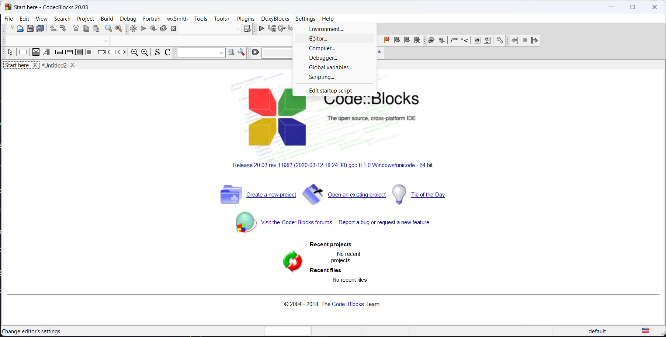 This screenshot has width=666, height=337. What do you see at coordinates (145, 53) in the screenshot?
I see `zoom out` at bounding box center [145, 53].